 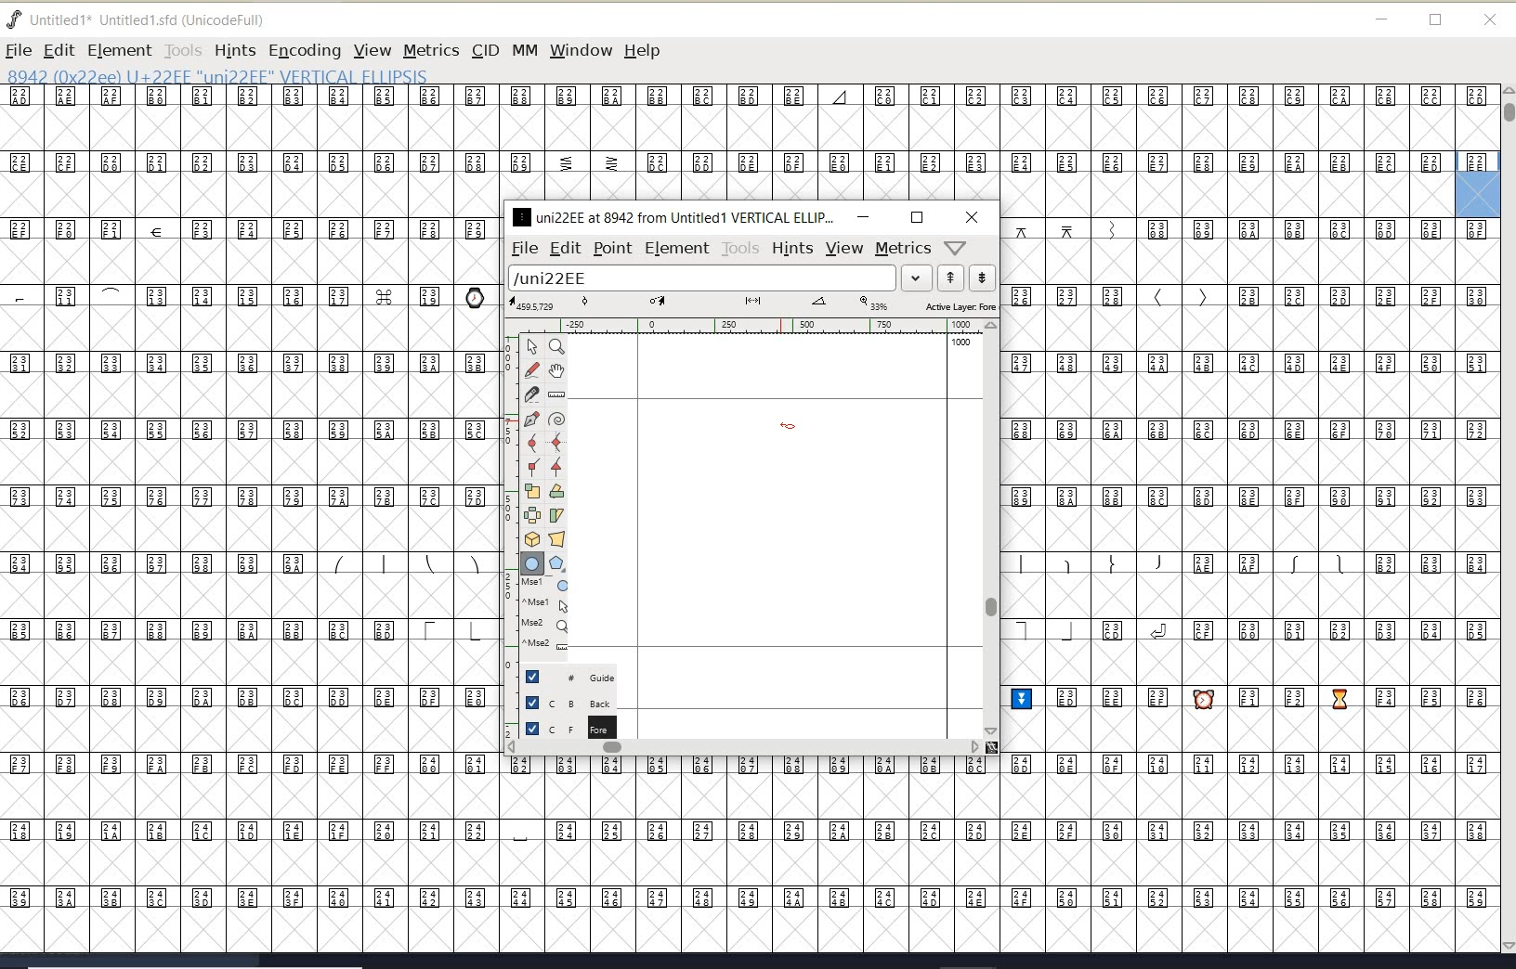 What do you see at coordinates (917, 217) in the screenshot?
I see `restore` at bounding box center [917, 217].